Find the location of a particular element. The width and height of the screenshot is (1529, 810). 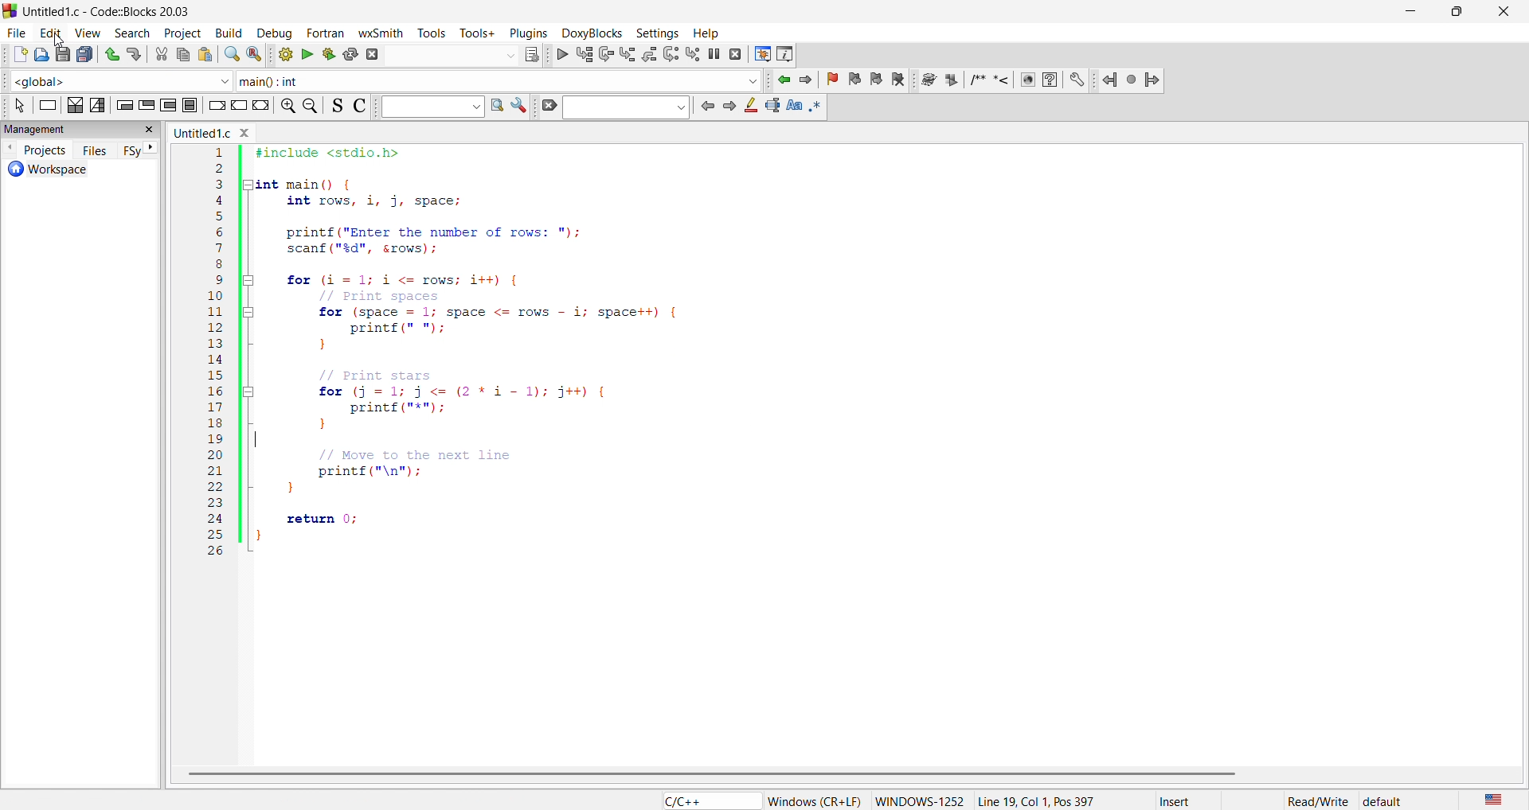

wxsmith is located at coordinates (385, 33).